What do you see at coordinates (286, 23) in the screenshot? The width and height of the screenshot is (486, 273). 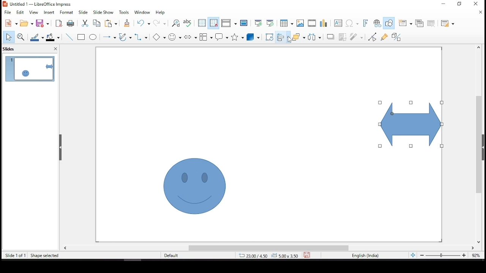 I see `table` at bounding box center [286, 23].